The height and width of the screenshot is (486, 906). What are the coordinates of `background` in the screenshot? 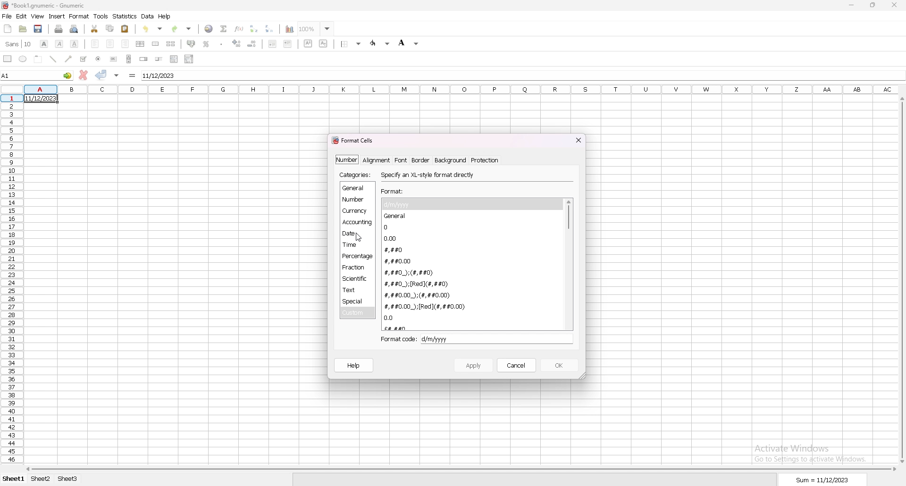 It's located at (450, 160).